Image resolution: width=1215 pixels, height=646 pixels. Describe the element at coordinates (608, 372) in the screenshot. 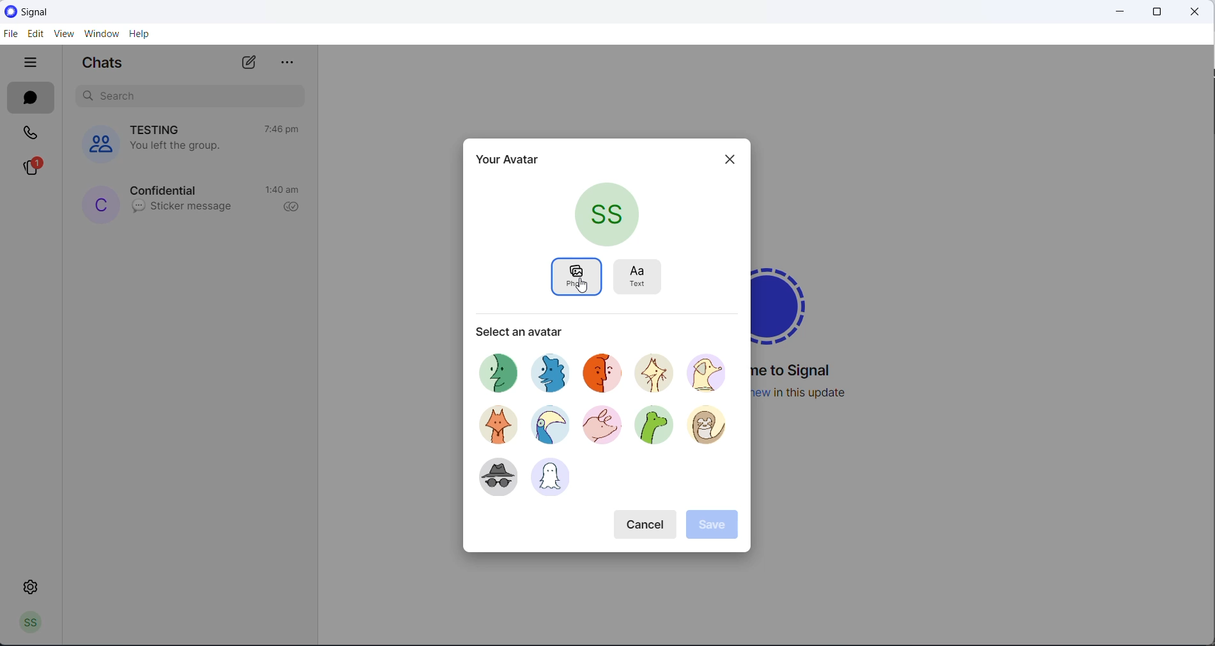

I see `avatar` at that location.